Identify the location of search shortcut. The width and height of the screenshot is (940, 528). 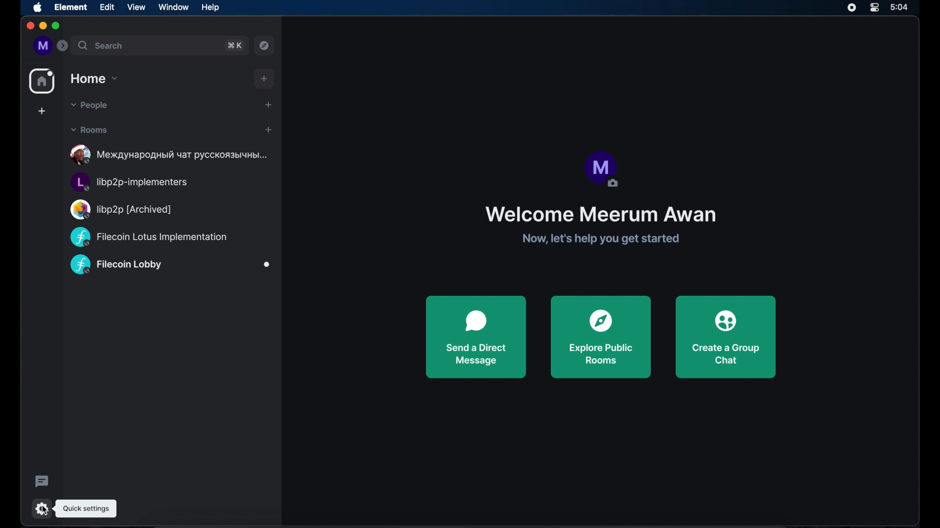
(235, 46).